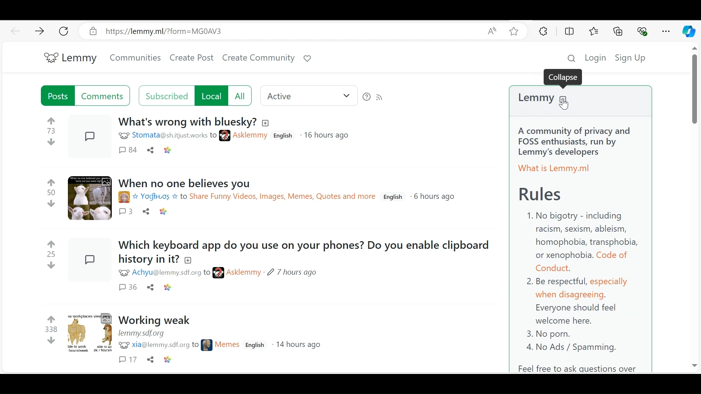 The height and width of the screenshot is (394, 701). I want to click on Posts, so click(88, 198).